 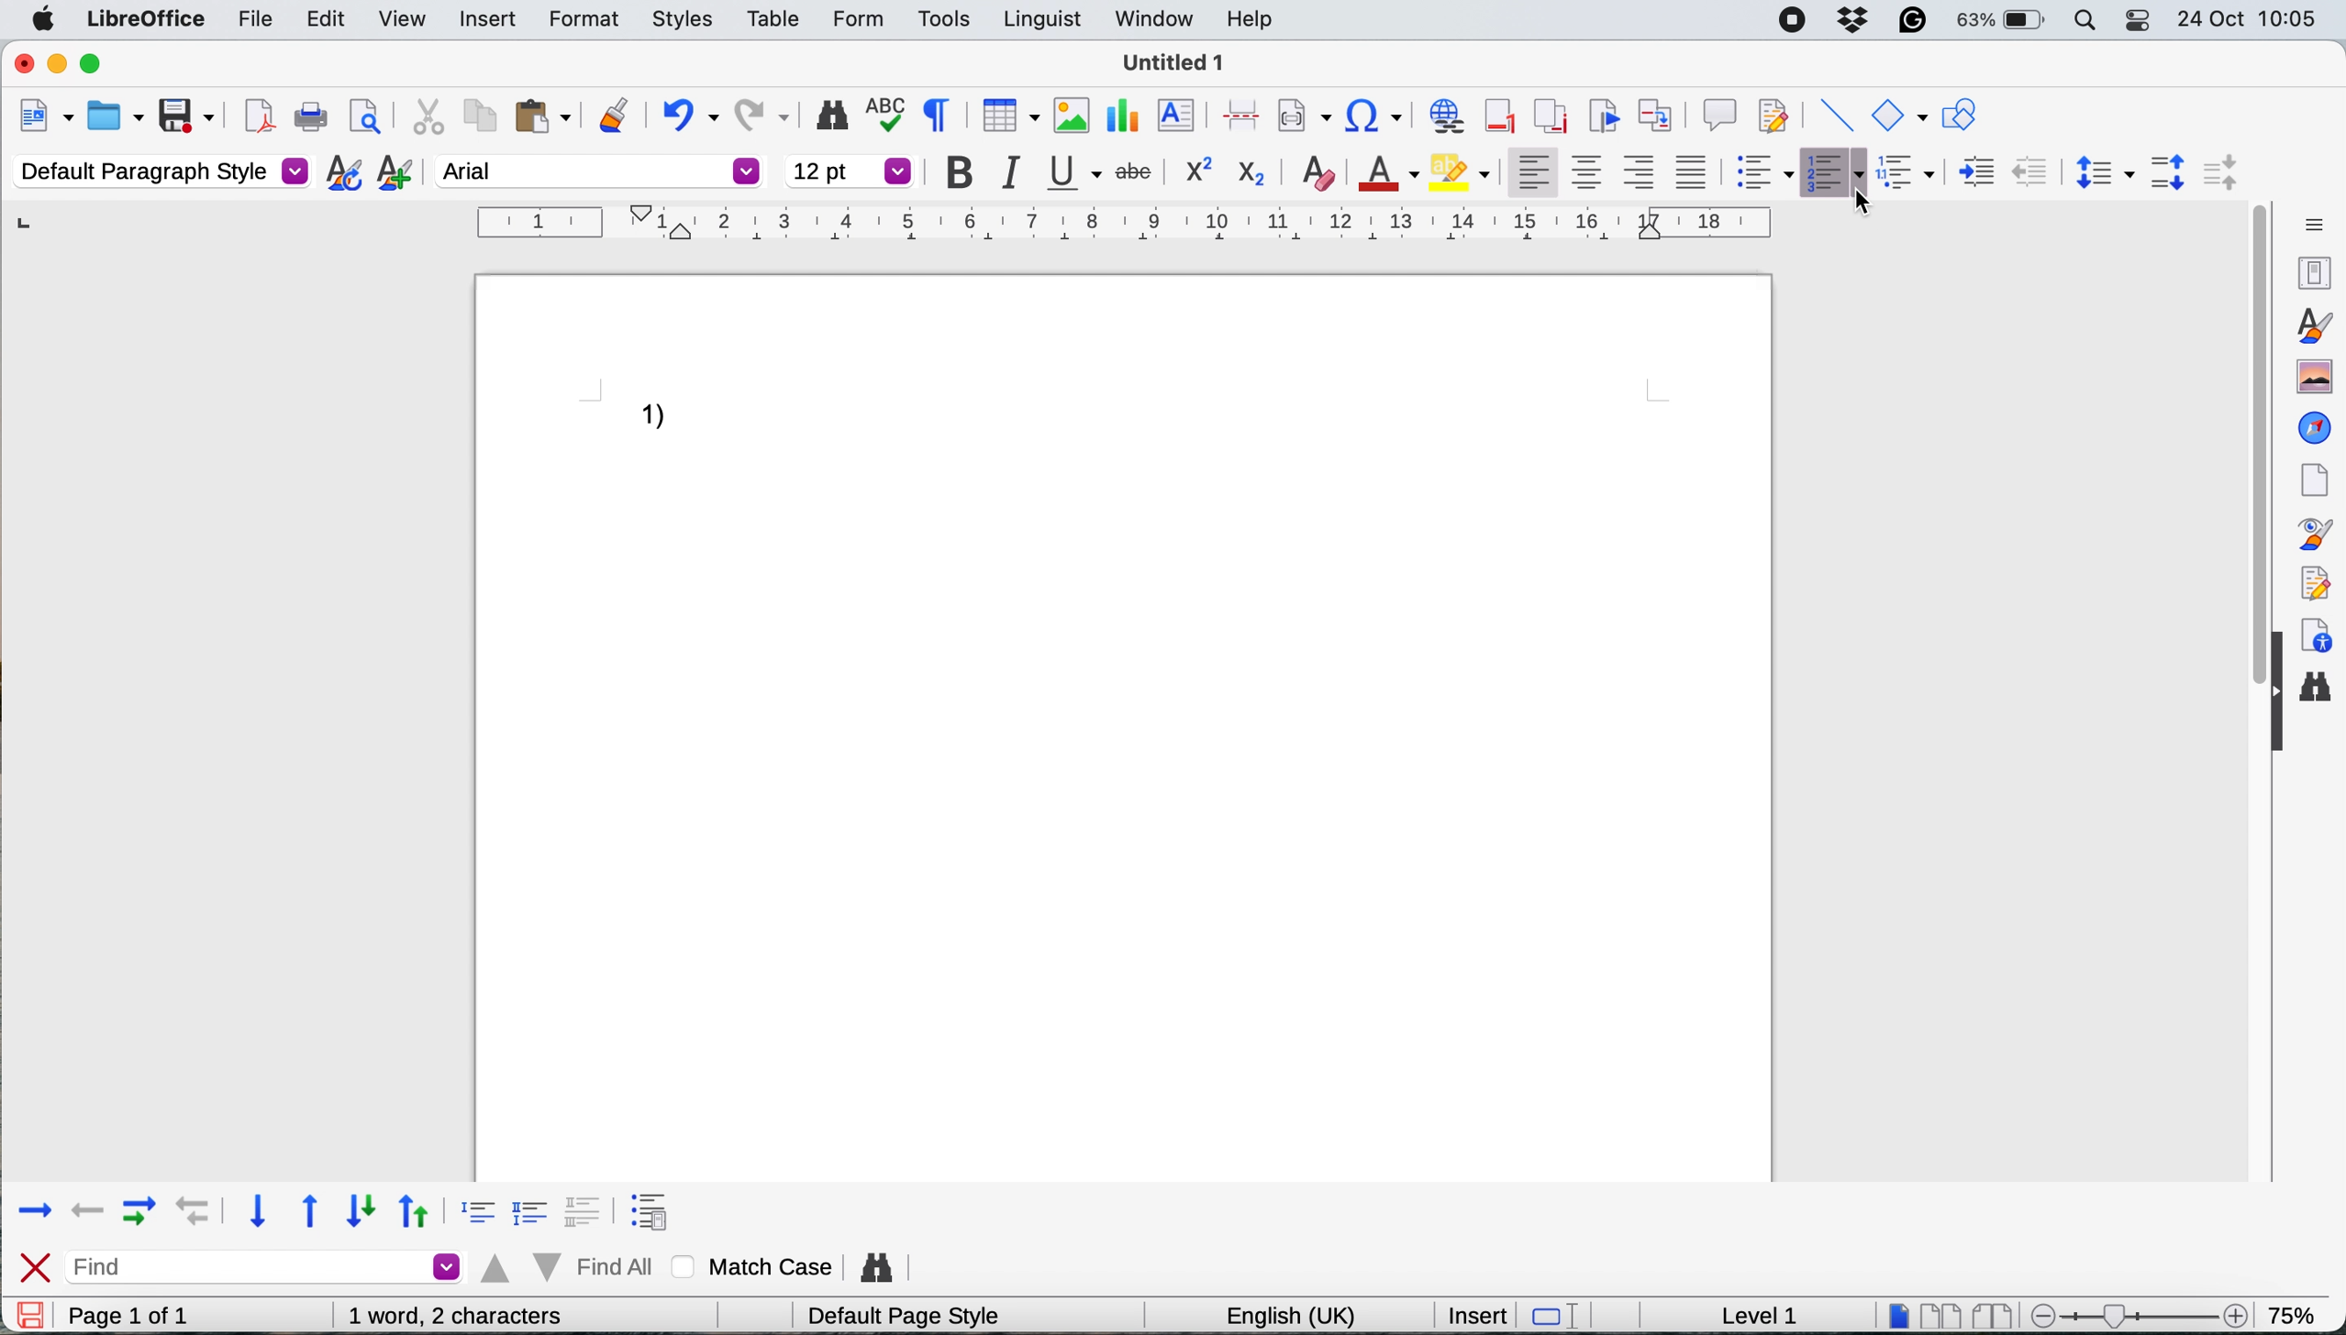 I want to click on match case, so click(x=757, y=1266).